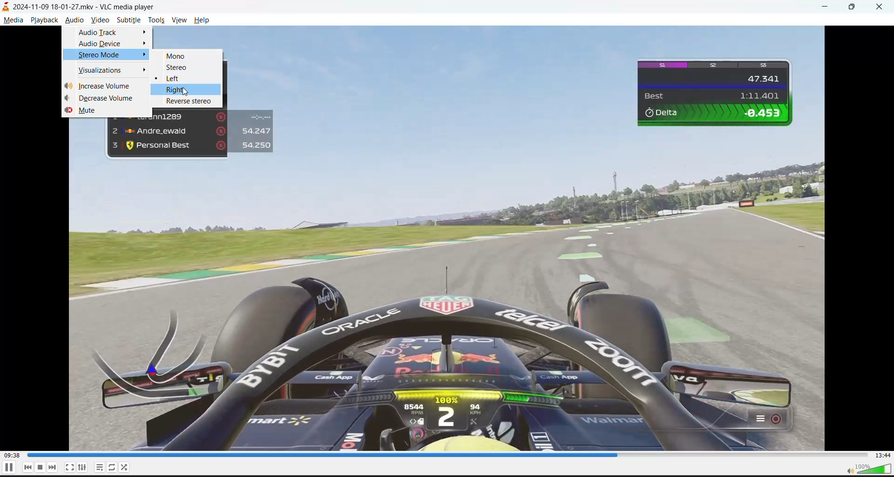  I want to click on visualizations, so click(102, 69).